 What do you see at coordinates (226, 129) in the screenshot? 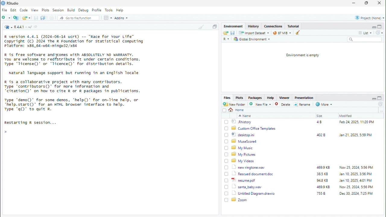
I see `Checkbox` at bounding box center [226, 129].